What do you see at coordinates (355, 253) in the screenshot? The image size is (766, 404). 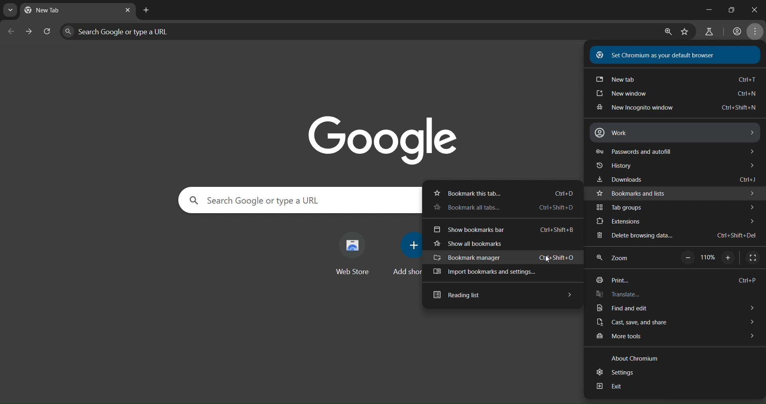 I see `web store` at bounding box center [355, 253].